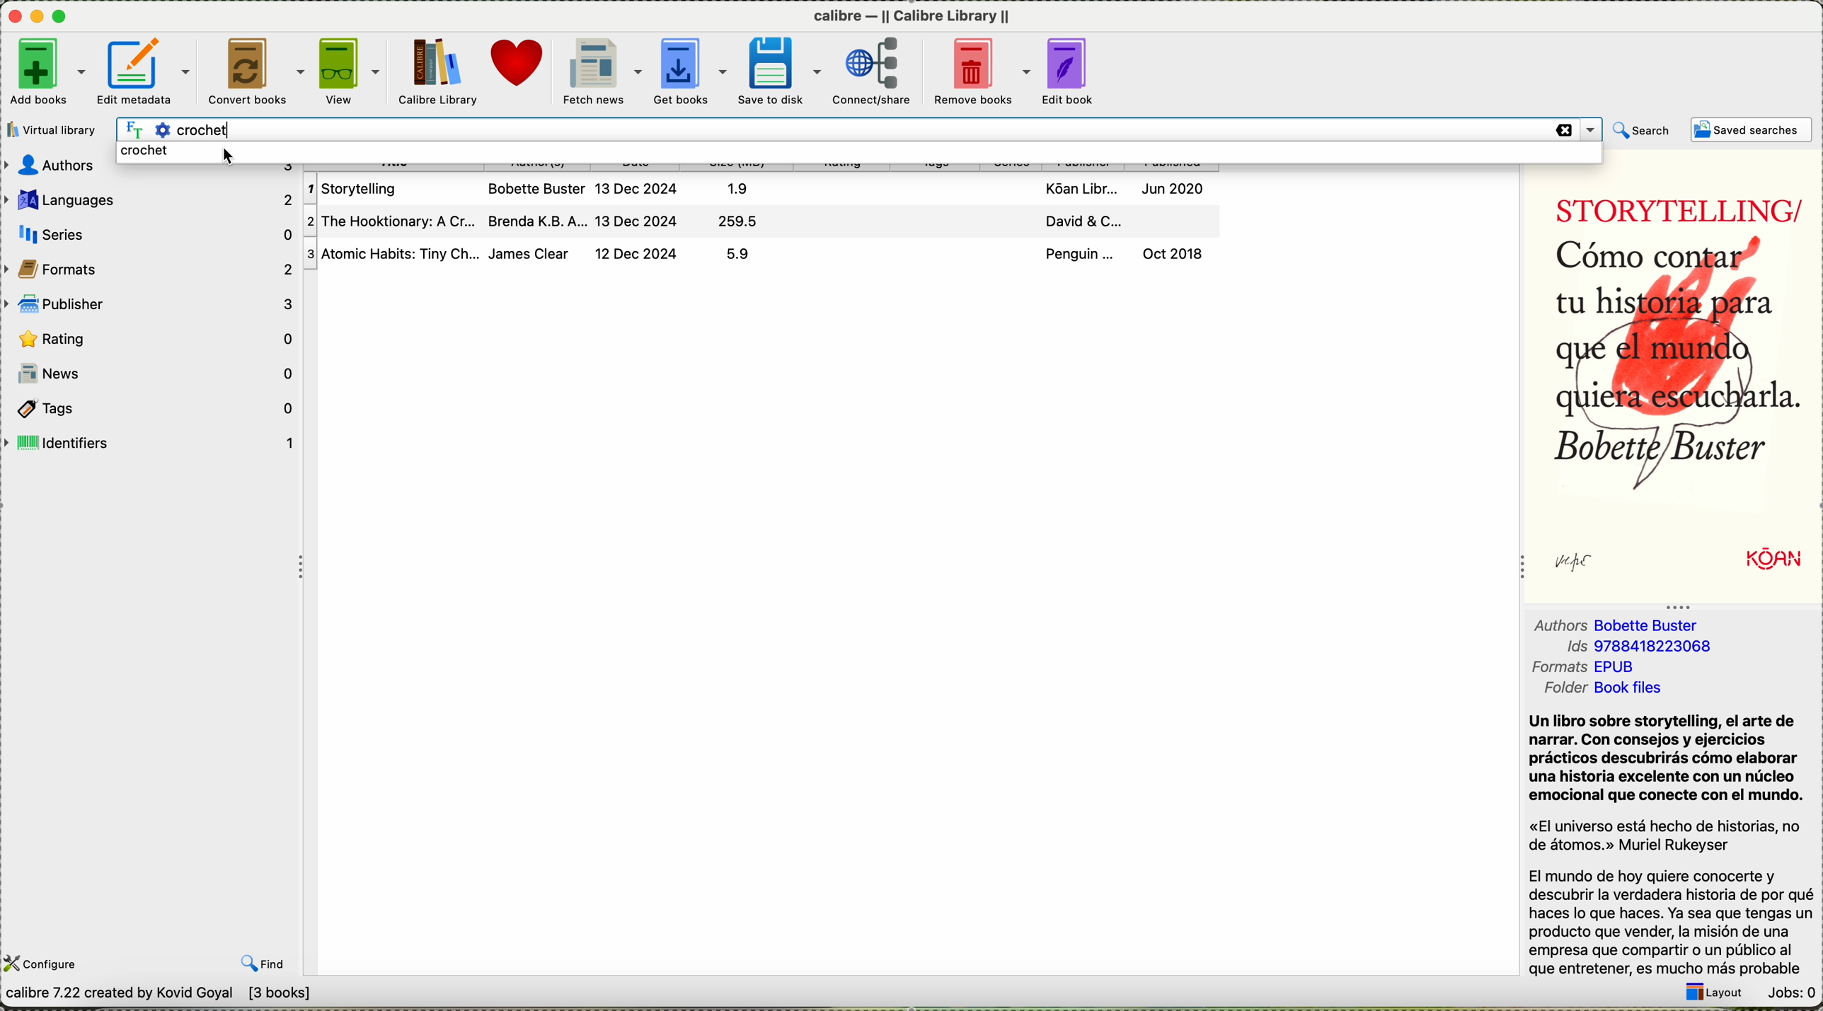  I want to click on click on crochet, so click(185, 153).